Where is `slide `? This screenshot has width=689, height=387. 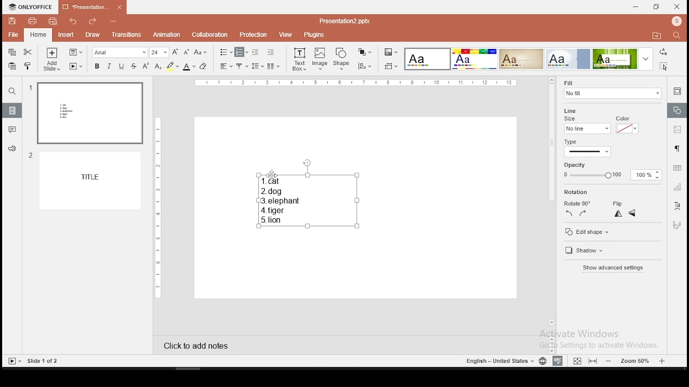
slide  is located at coordinates (93, 181).